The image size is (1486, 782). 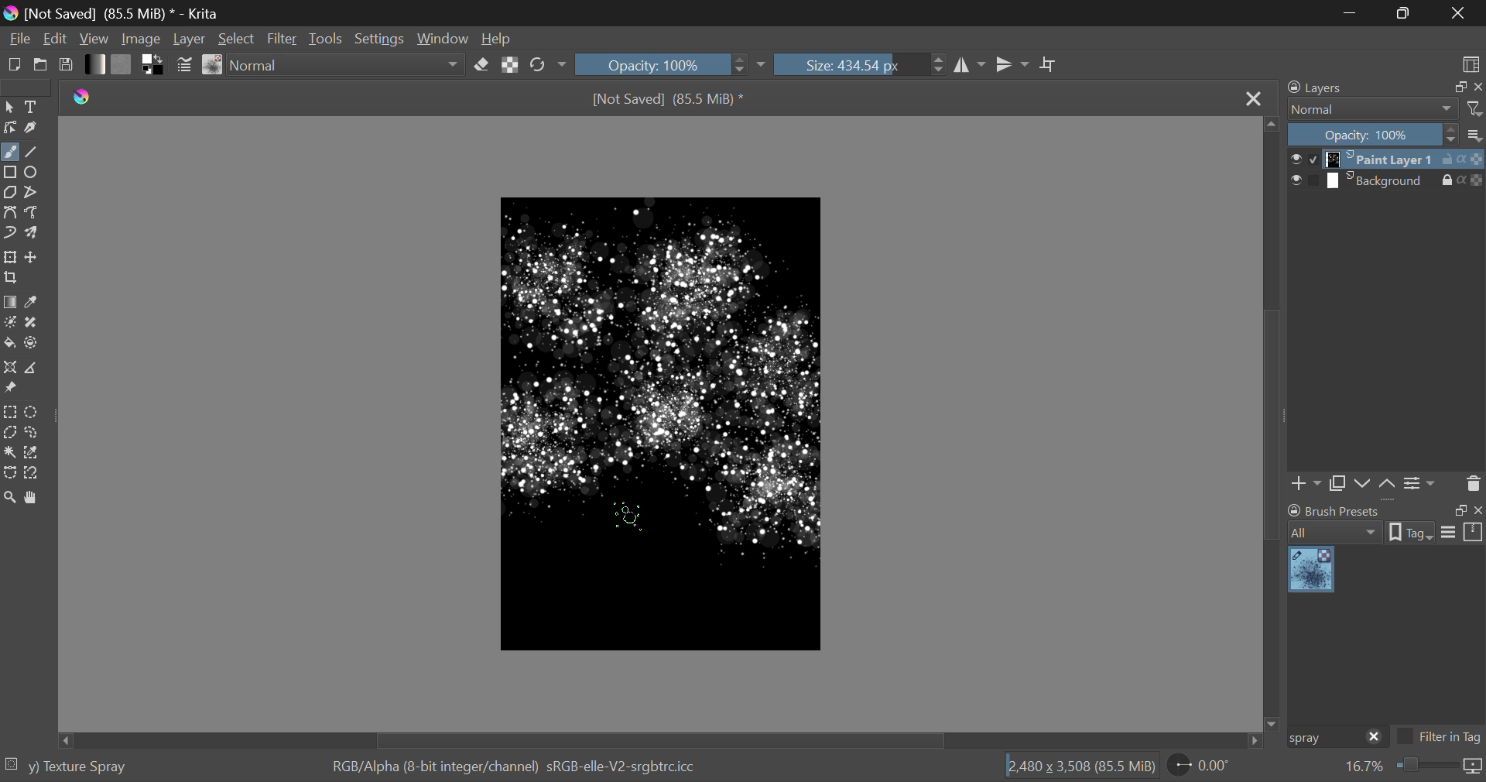 What do you see at coordinates (9, 153) in the screenshot?
I see `Freehand Paintbrush selected` at bounding box center [9, 153].